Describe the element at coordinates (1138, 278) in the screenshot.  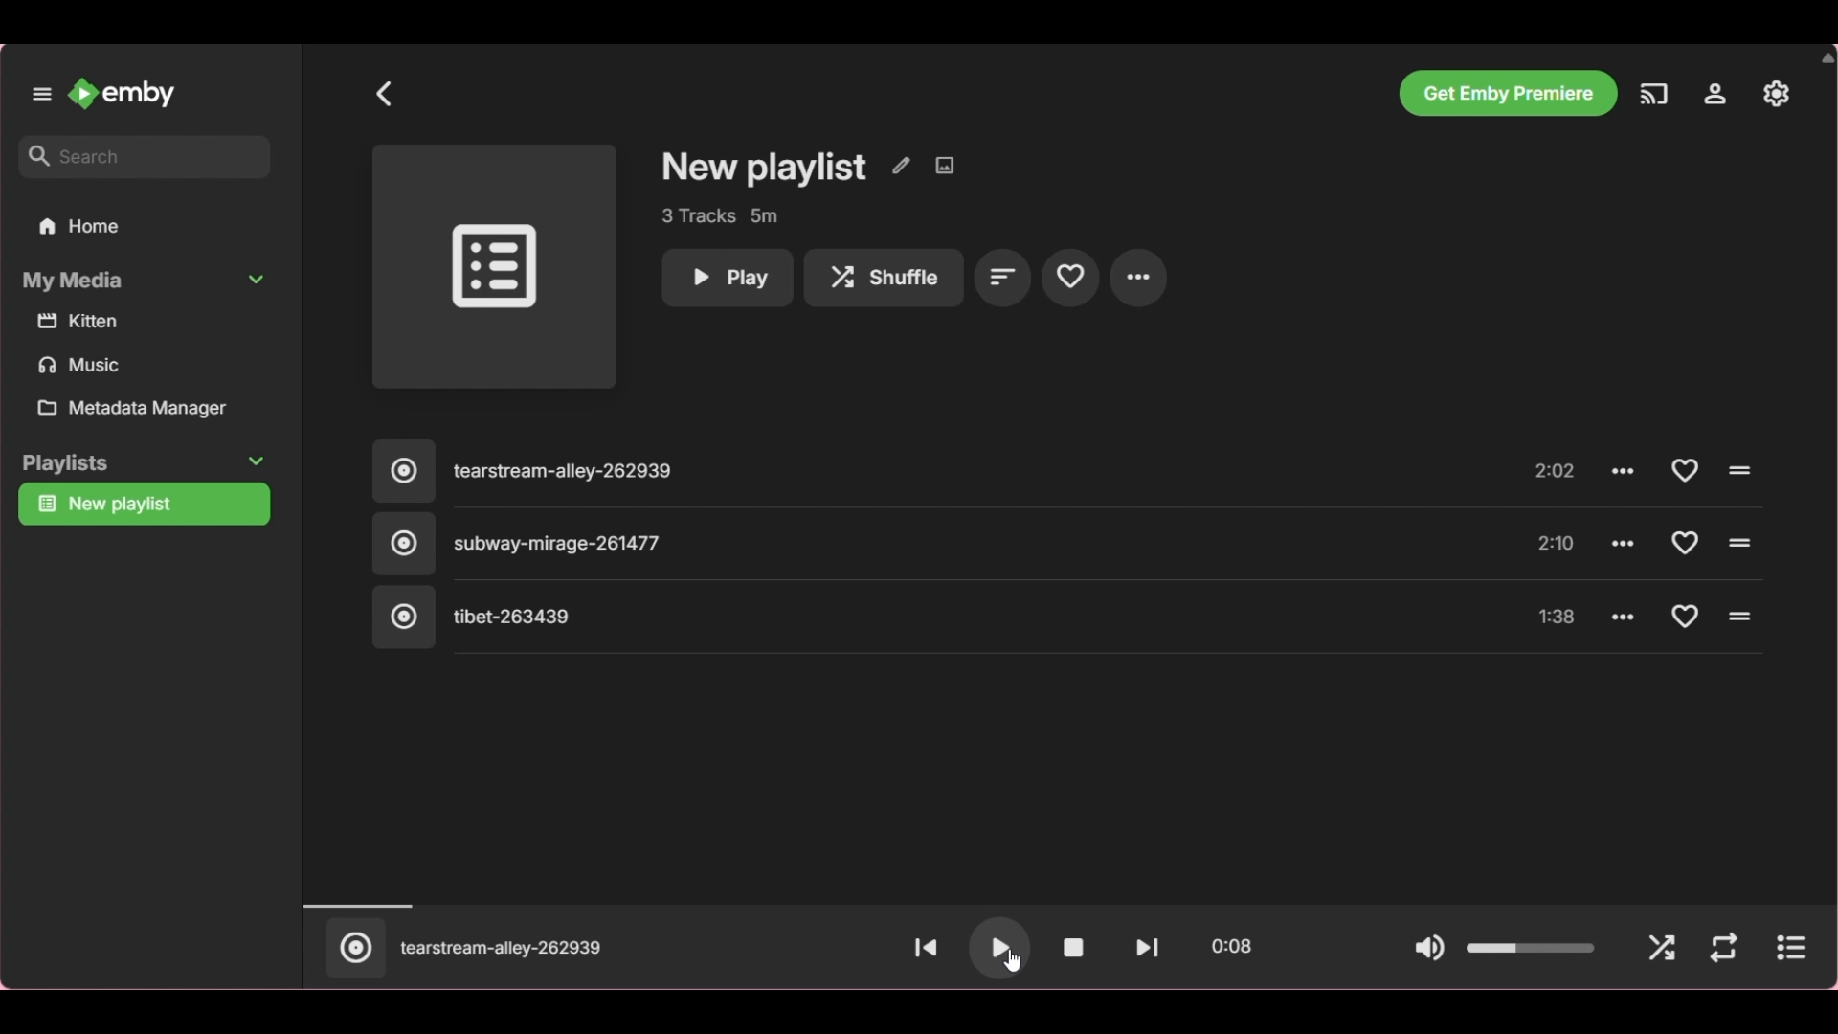
I see `More` at that location.